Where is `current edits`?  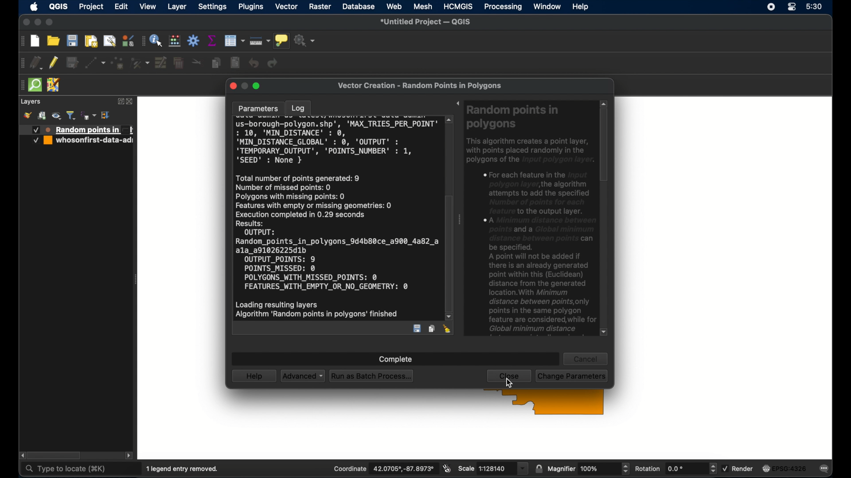 current edits is located at coordinates (36, 63).